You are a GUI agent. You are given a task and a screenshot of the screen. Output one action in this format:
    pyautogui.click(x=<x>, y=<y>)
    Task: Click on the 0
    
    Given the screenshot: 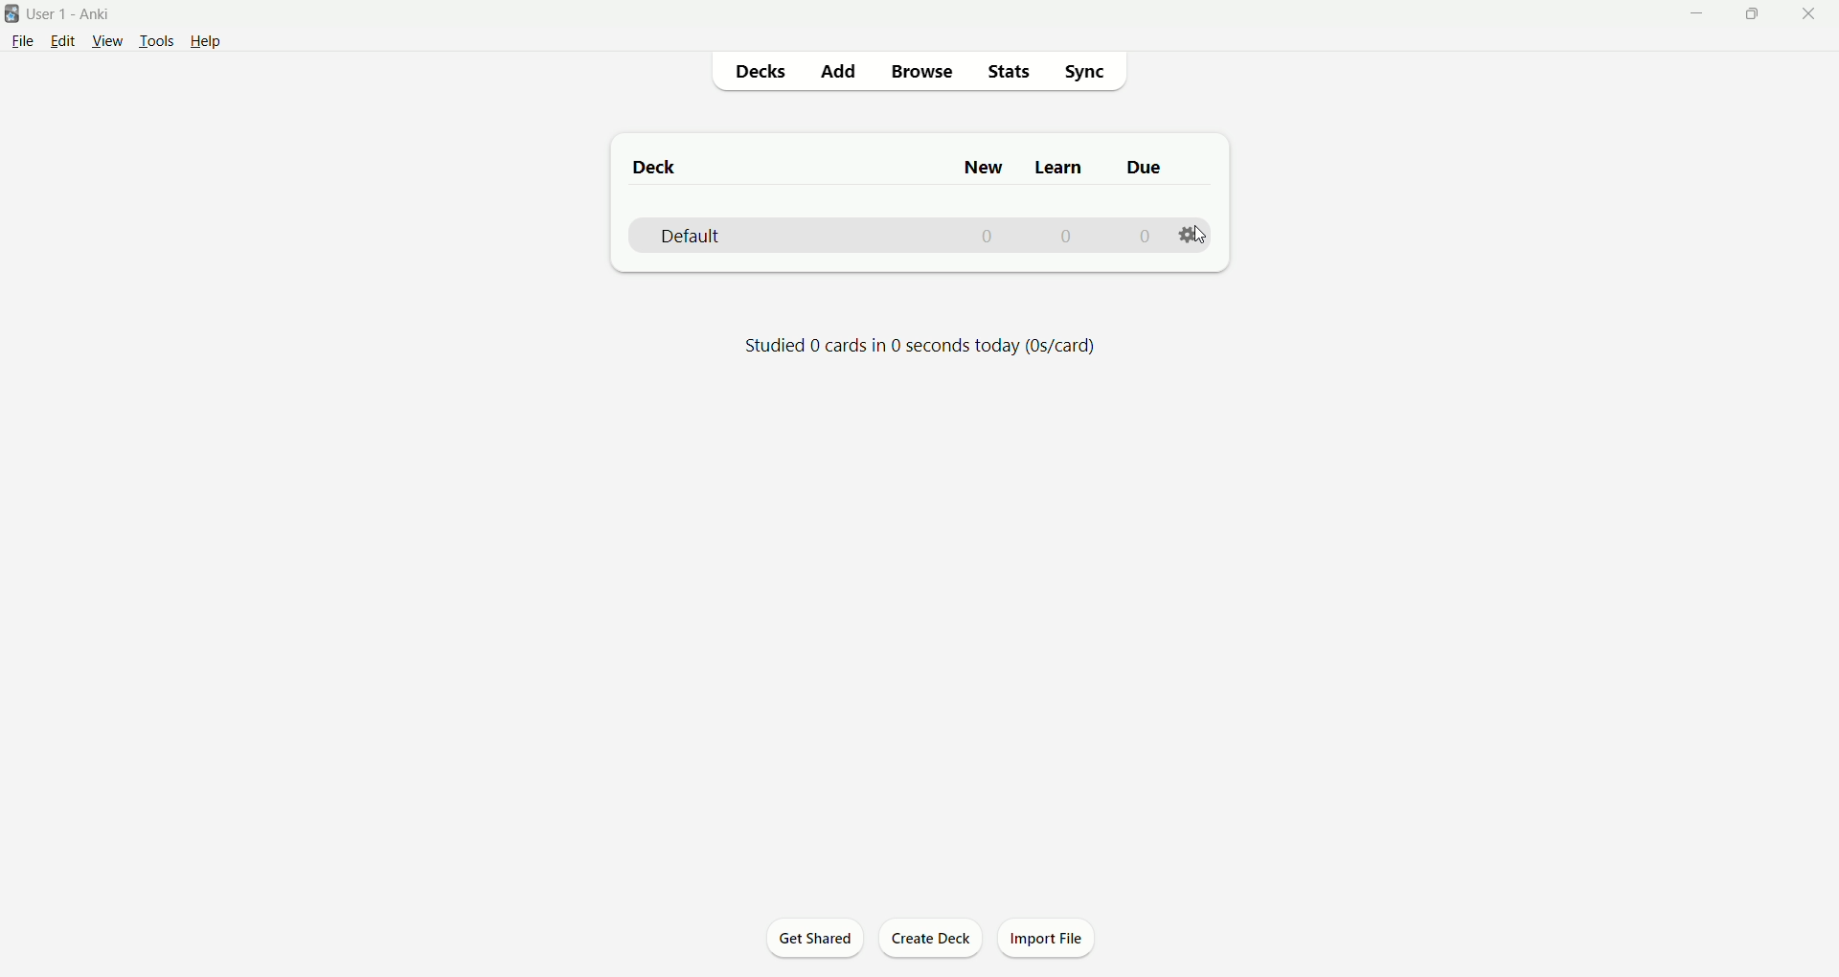 What is the action you would take?
    pyautogui.click(x=990, y=238)
    